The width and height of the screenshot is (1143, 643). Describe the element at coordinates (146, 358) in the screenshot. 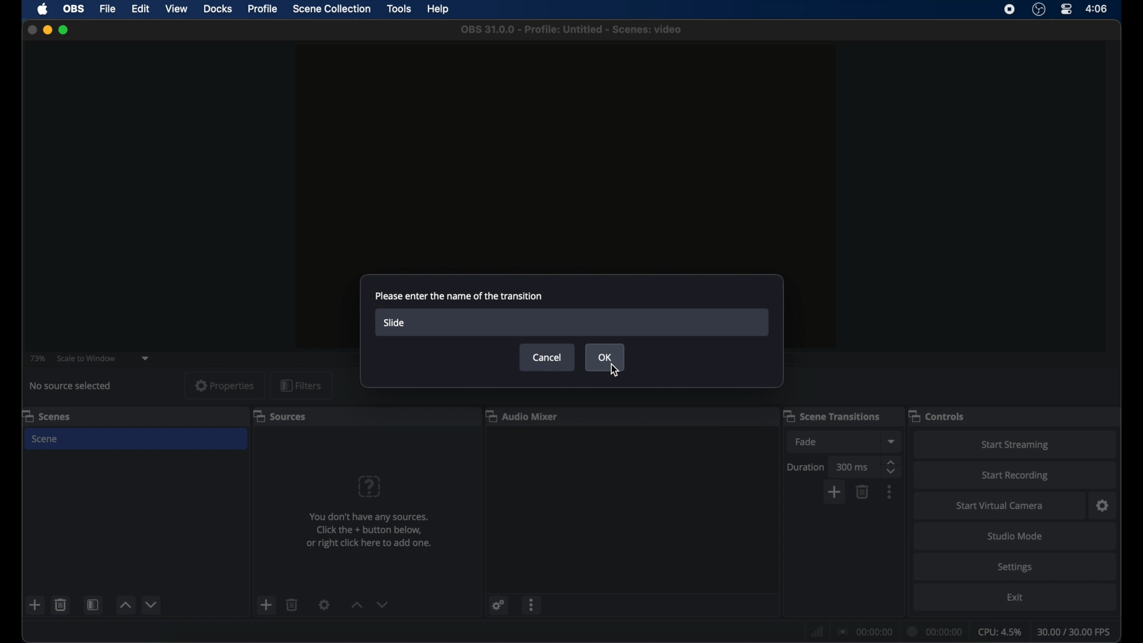

I see `dropdown` at that location.